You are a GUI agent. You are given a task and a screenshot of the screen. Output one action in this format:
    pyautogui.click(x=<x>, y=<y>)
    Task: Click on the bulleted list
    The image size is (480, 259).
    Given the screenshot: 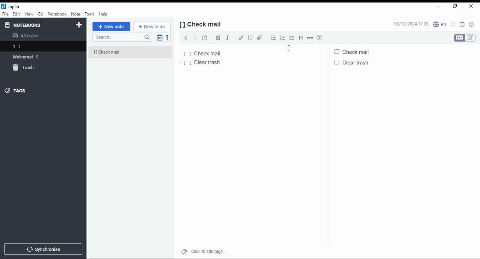 What is the action you would take?
    pyautogui.click(x=273, y=38)
    